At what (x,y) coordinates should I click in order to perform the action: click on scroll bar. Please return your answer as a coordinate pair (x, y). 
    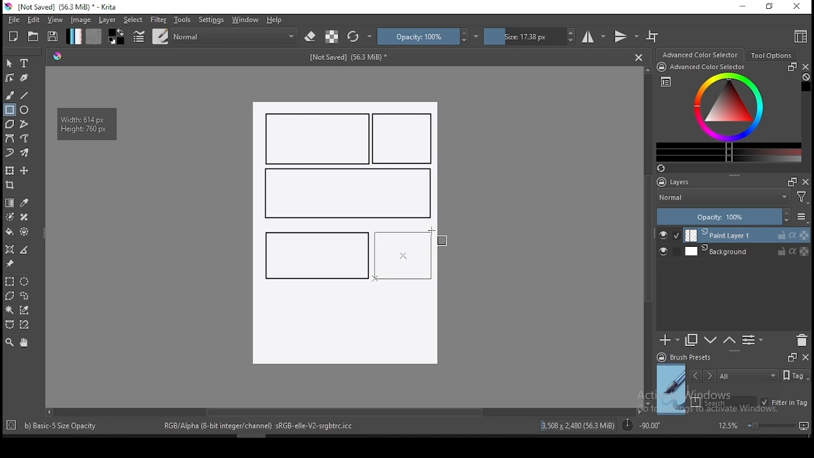
    Looking at the image, I should click on (649, 235).